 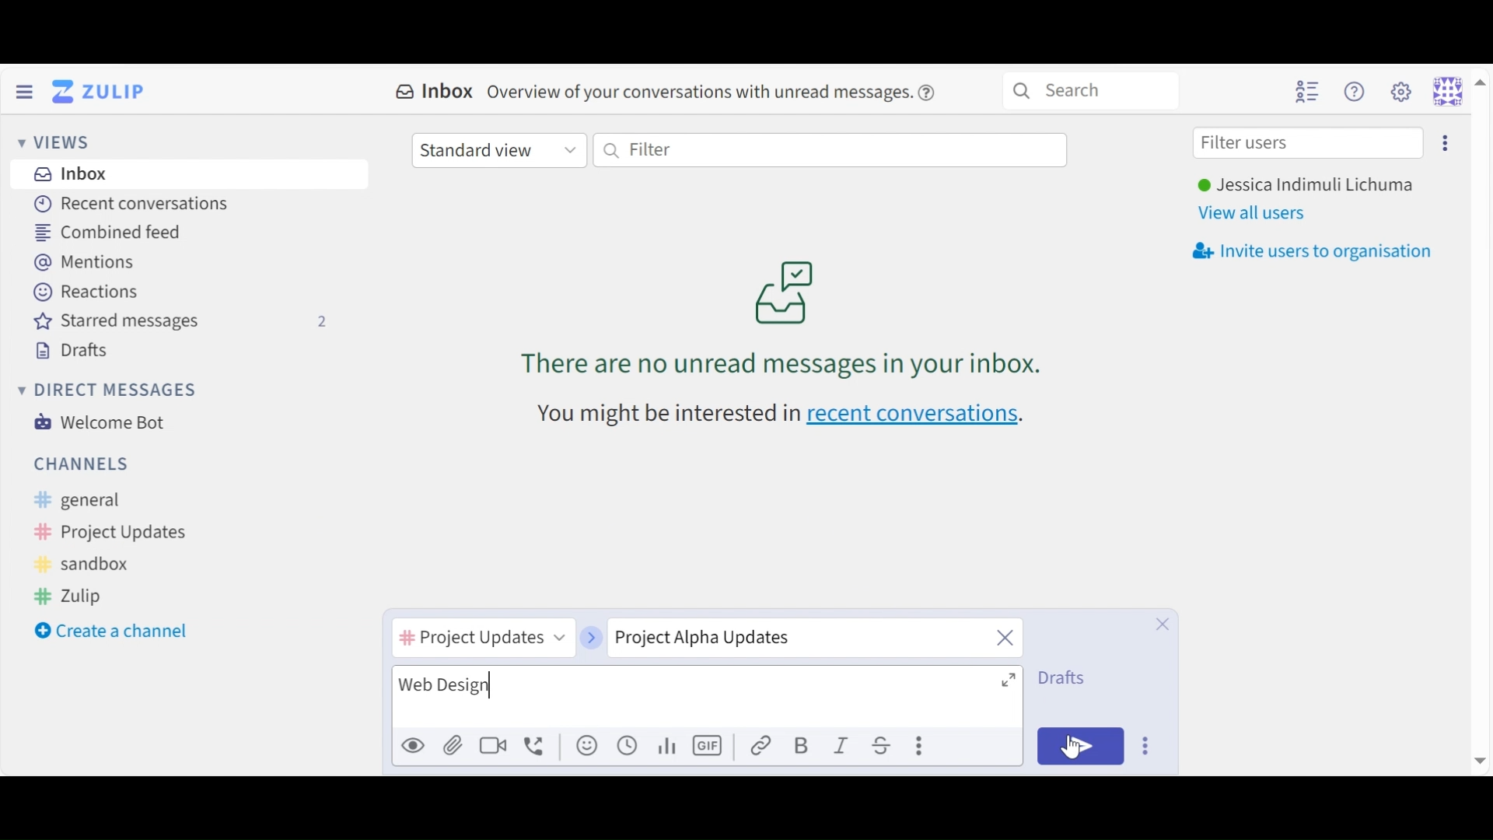 What do you see at coordinates (1257, 212) in the screenshot?
I see `View all users` at bounding box center [1257, 212].